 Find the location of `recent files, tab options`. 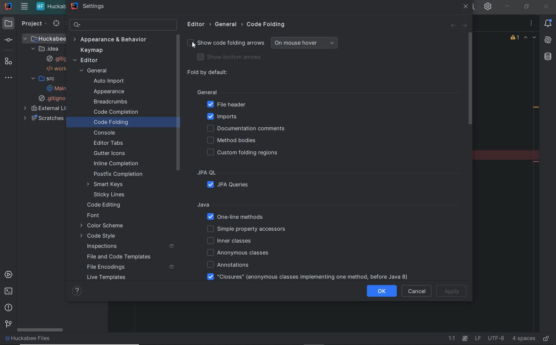

recent files, tab options is located at coordinates (532, 23).